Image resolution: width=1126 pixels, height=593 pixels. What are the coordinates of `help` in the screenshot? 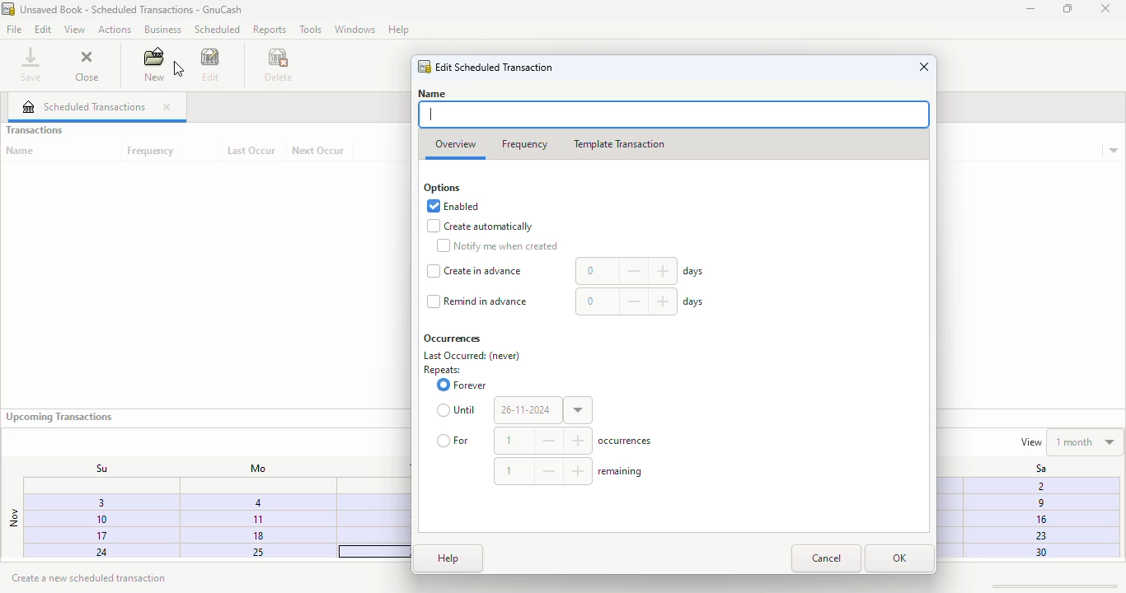 It's located at (398, 29).